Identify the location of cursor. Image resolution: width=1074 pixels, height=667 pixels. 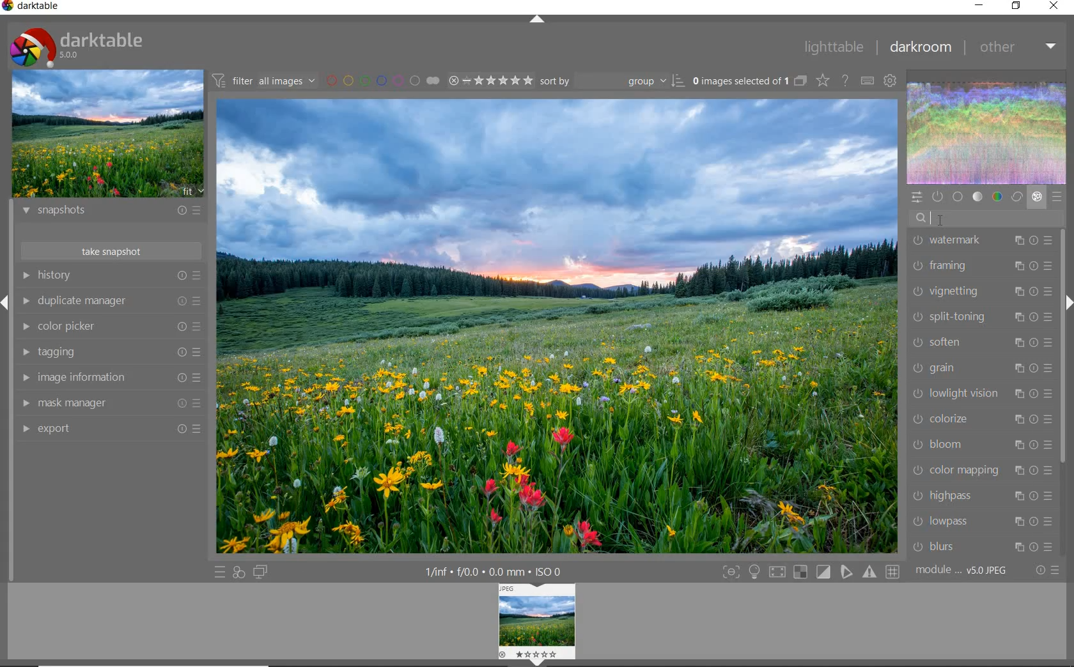
(942, 220).